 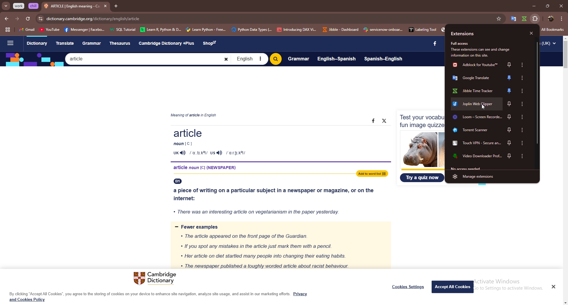 I want to click on grouped tab, so click(x=19, y=6).